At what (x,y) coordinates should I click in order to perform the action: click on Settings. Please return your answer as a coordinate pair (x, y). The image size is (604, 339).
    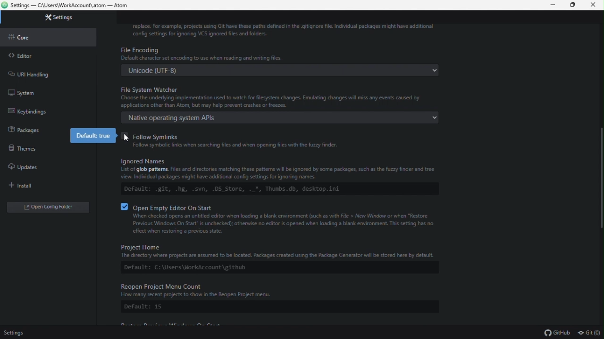
    Looking at the image, I should click on (62, 18).